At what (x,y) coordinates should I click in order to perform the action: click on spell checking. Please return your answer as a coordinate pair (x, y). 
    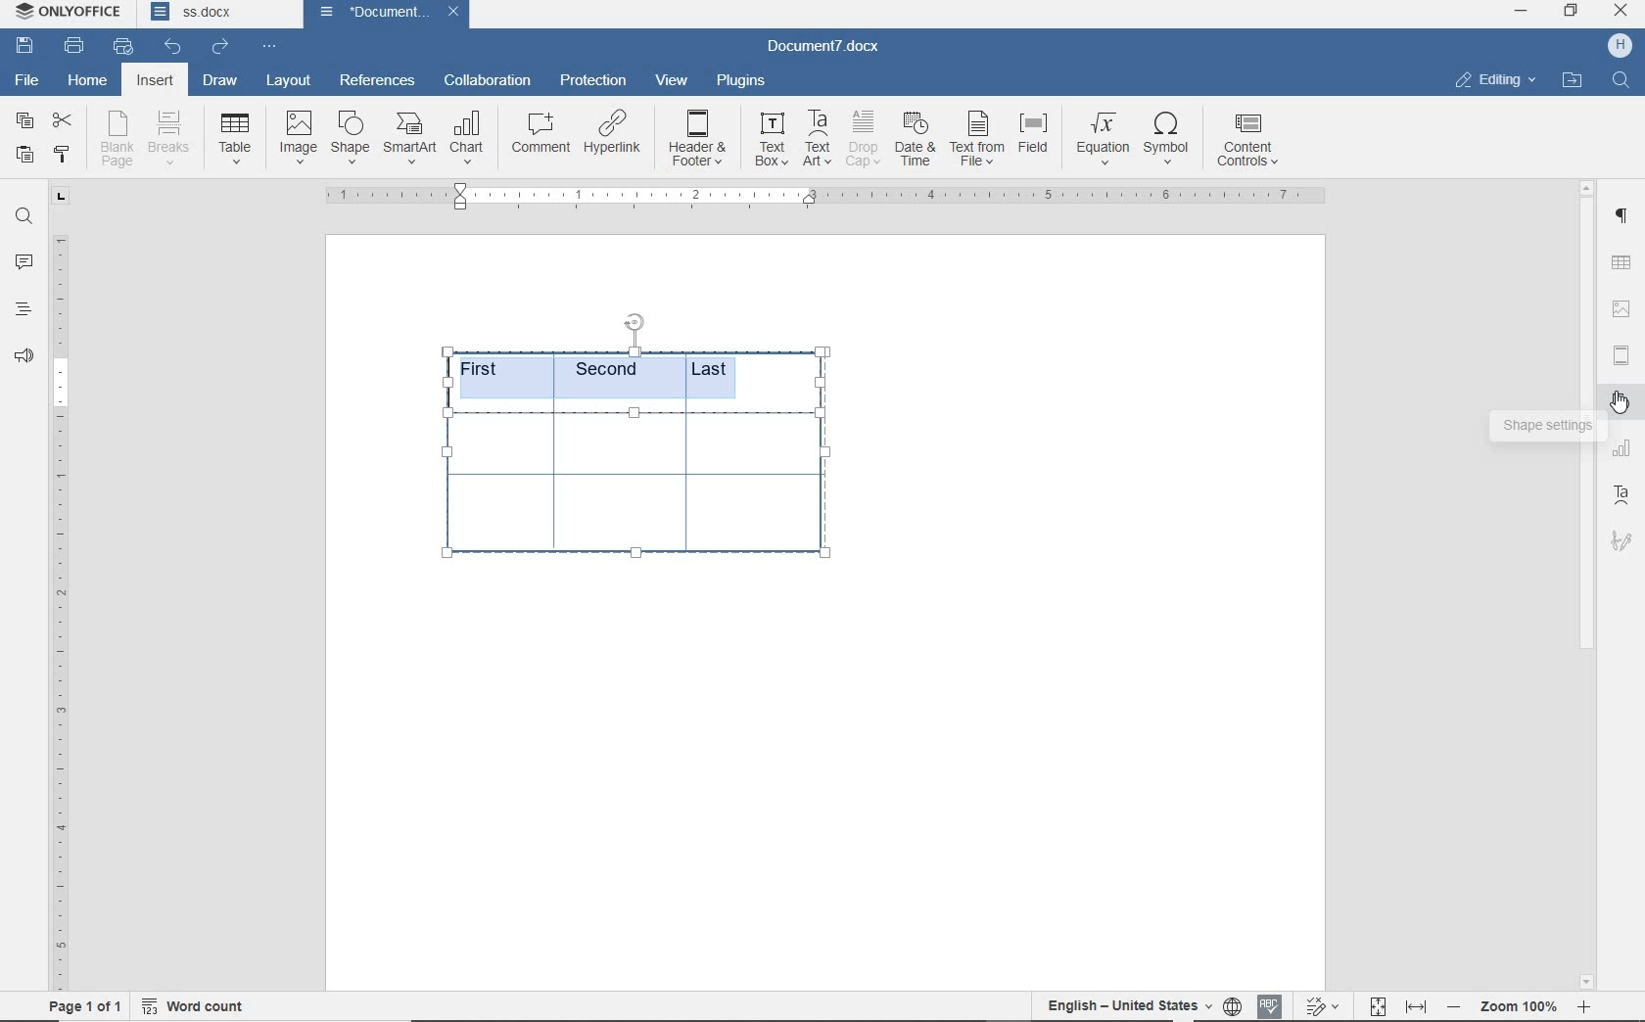
    Looking at the image, I should click on (1271, 1004).